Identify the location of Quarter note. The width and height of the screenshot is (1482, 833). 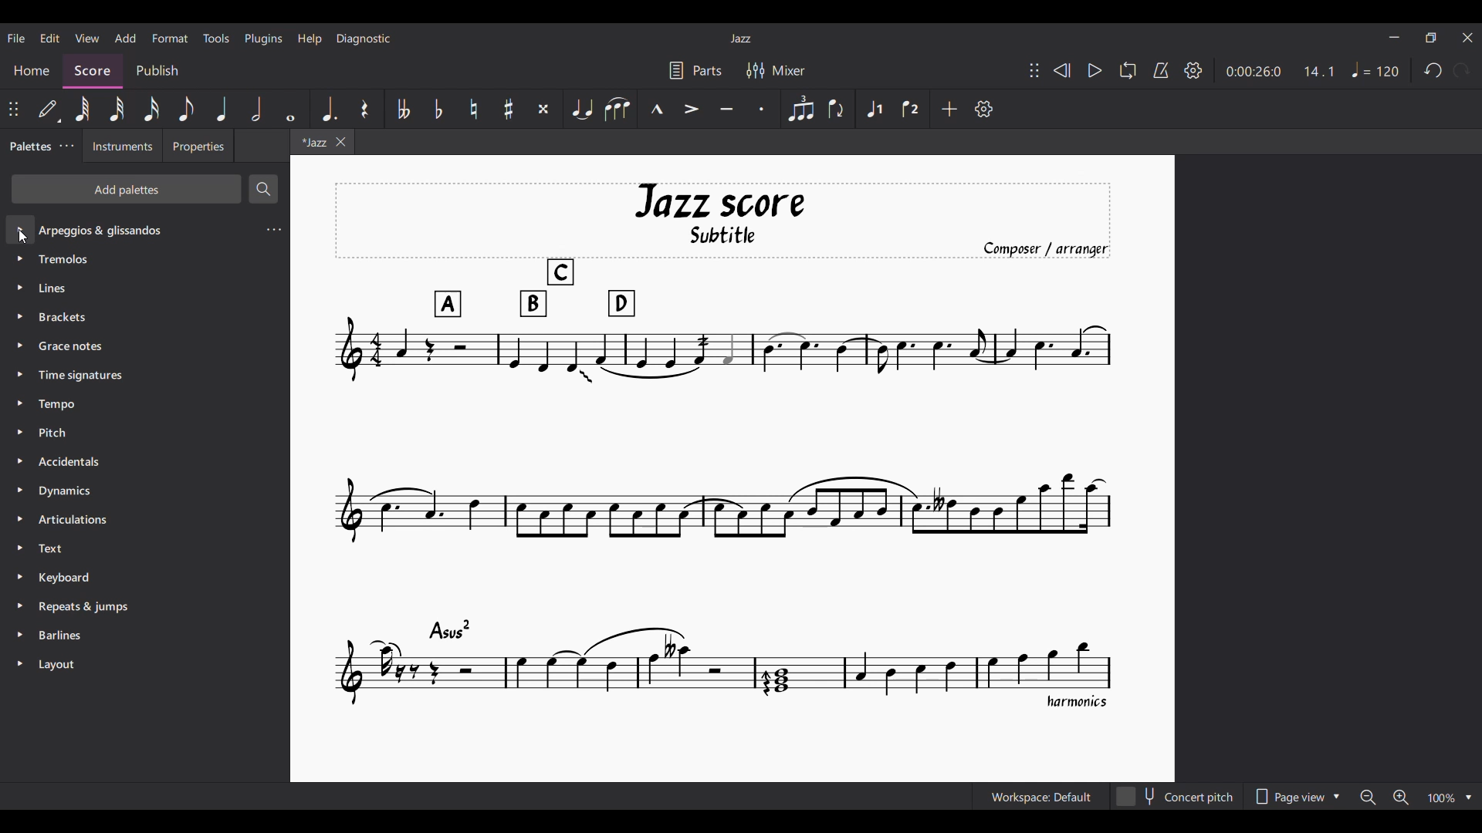
(221, 109).